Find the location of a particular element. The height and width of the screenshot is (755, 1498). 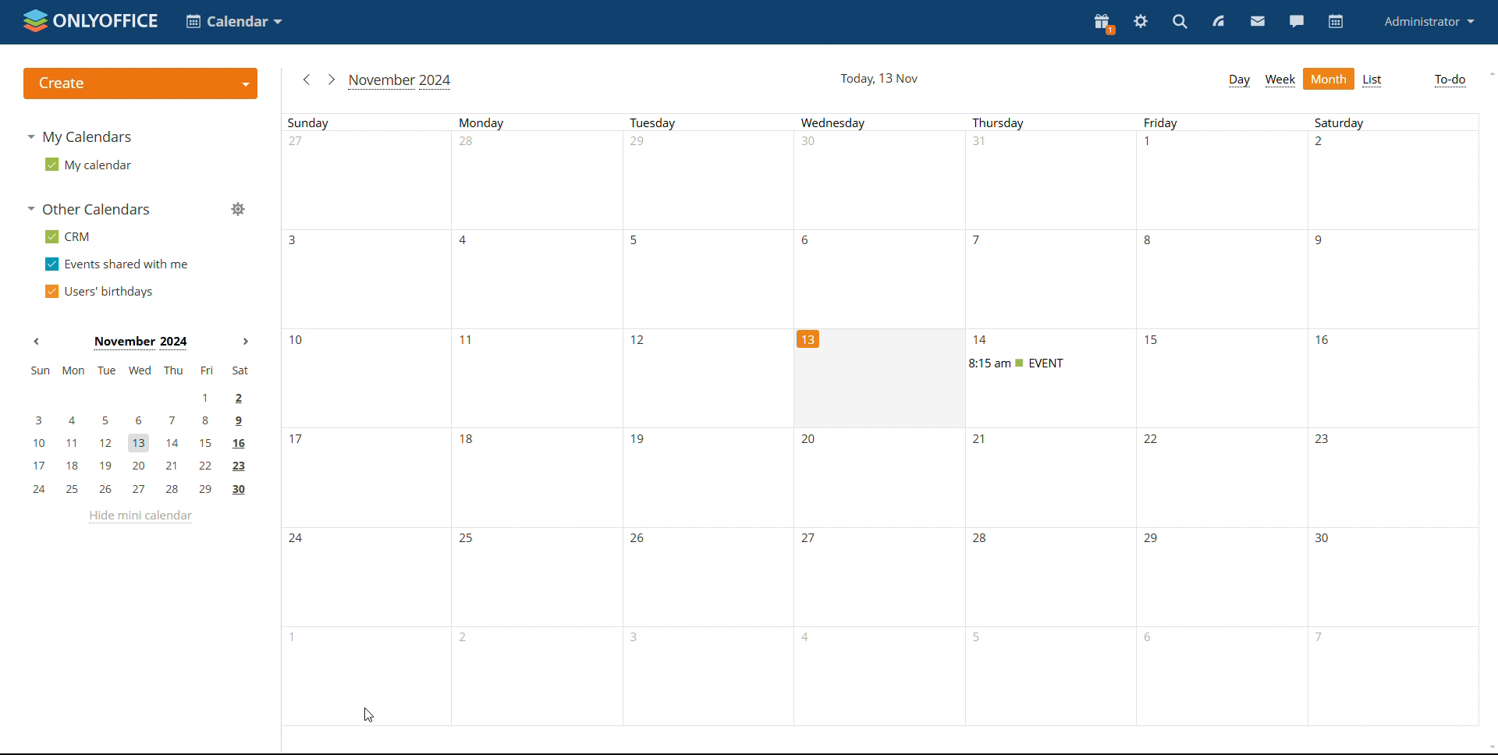

cursor is located at coordinates (367, 716).